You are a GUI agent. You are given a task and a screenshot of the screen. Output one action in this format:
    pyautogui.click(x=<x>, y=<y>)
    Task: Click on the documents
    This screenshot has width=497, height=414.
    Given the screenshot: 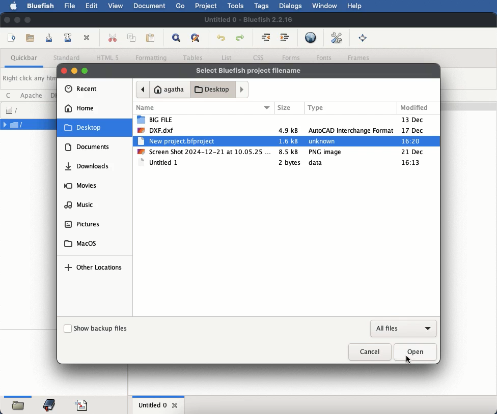 What is the action you would take?
    pyautogui.click(x=88, y=147)
    